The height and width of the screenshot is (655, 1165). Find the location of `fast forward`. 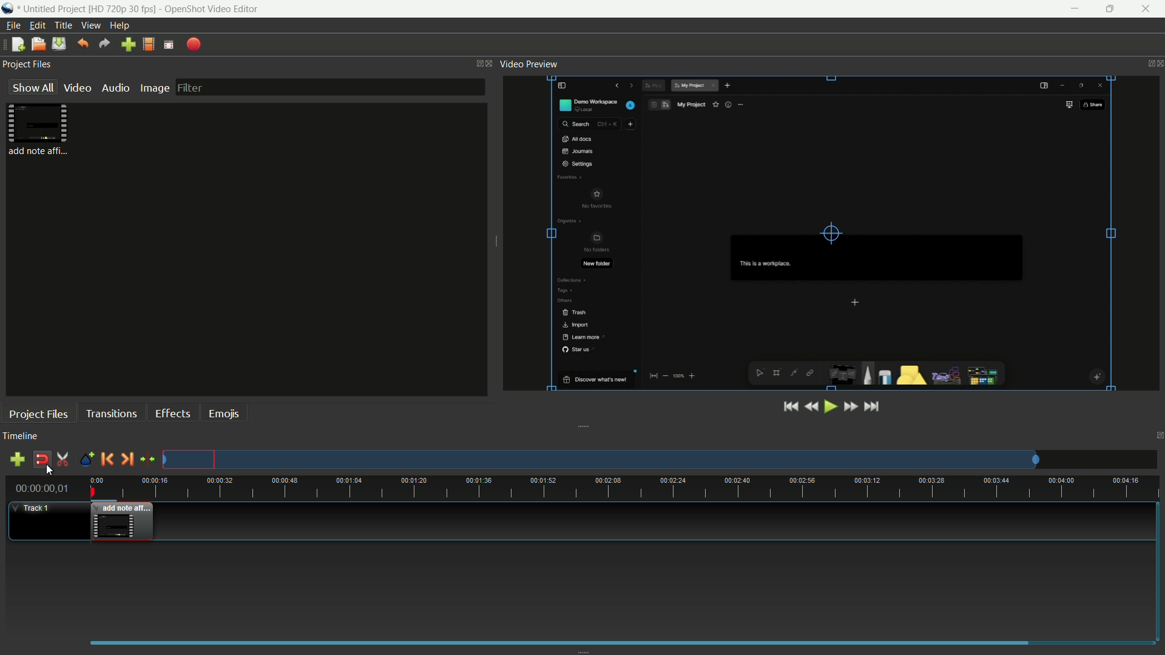

fast forward is located at coordinates (850, 408).